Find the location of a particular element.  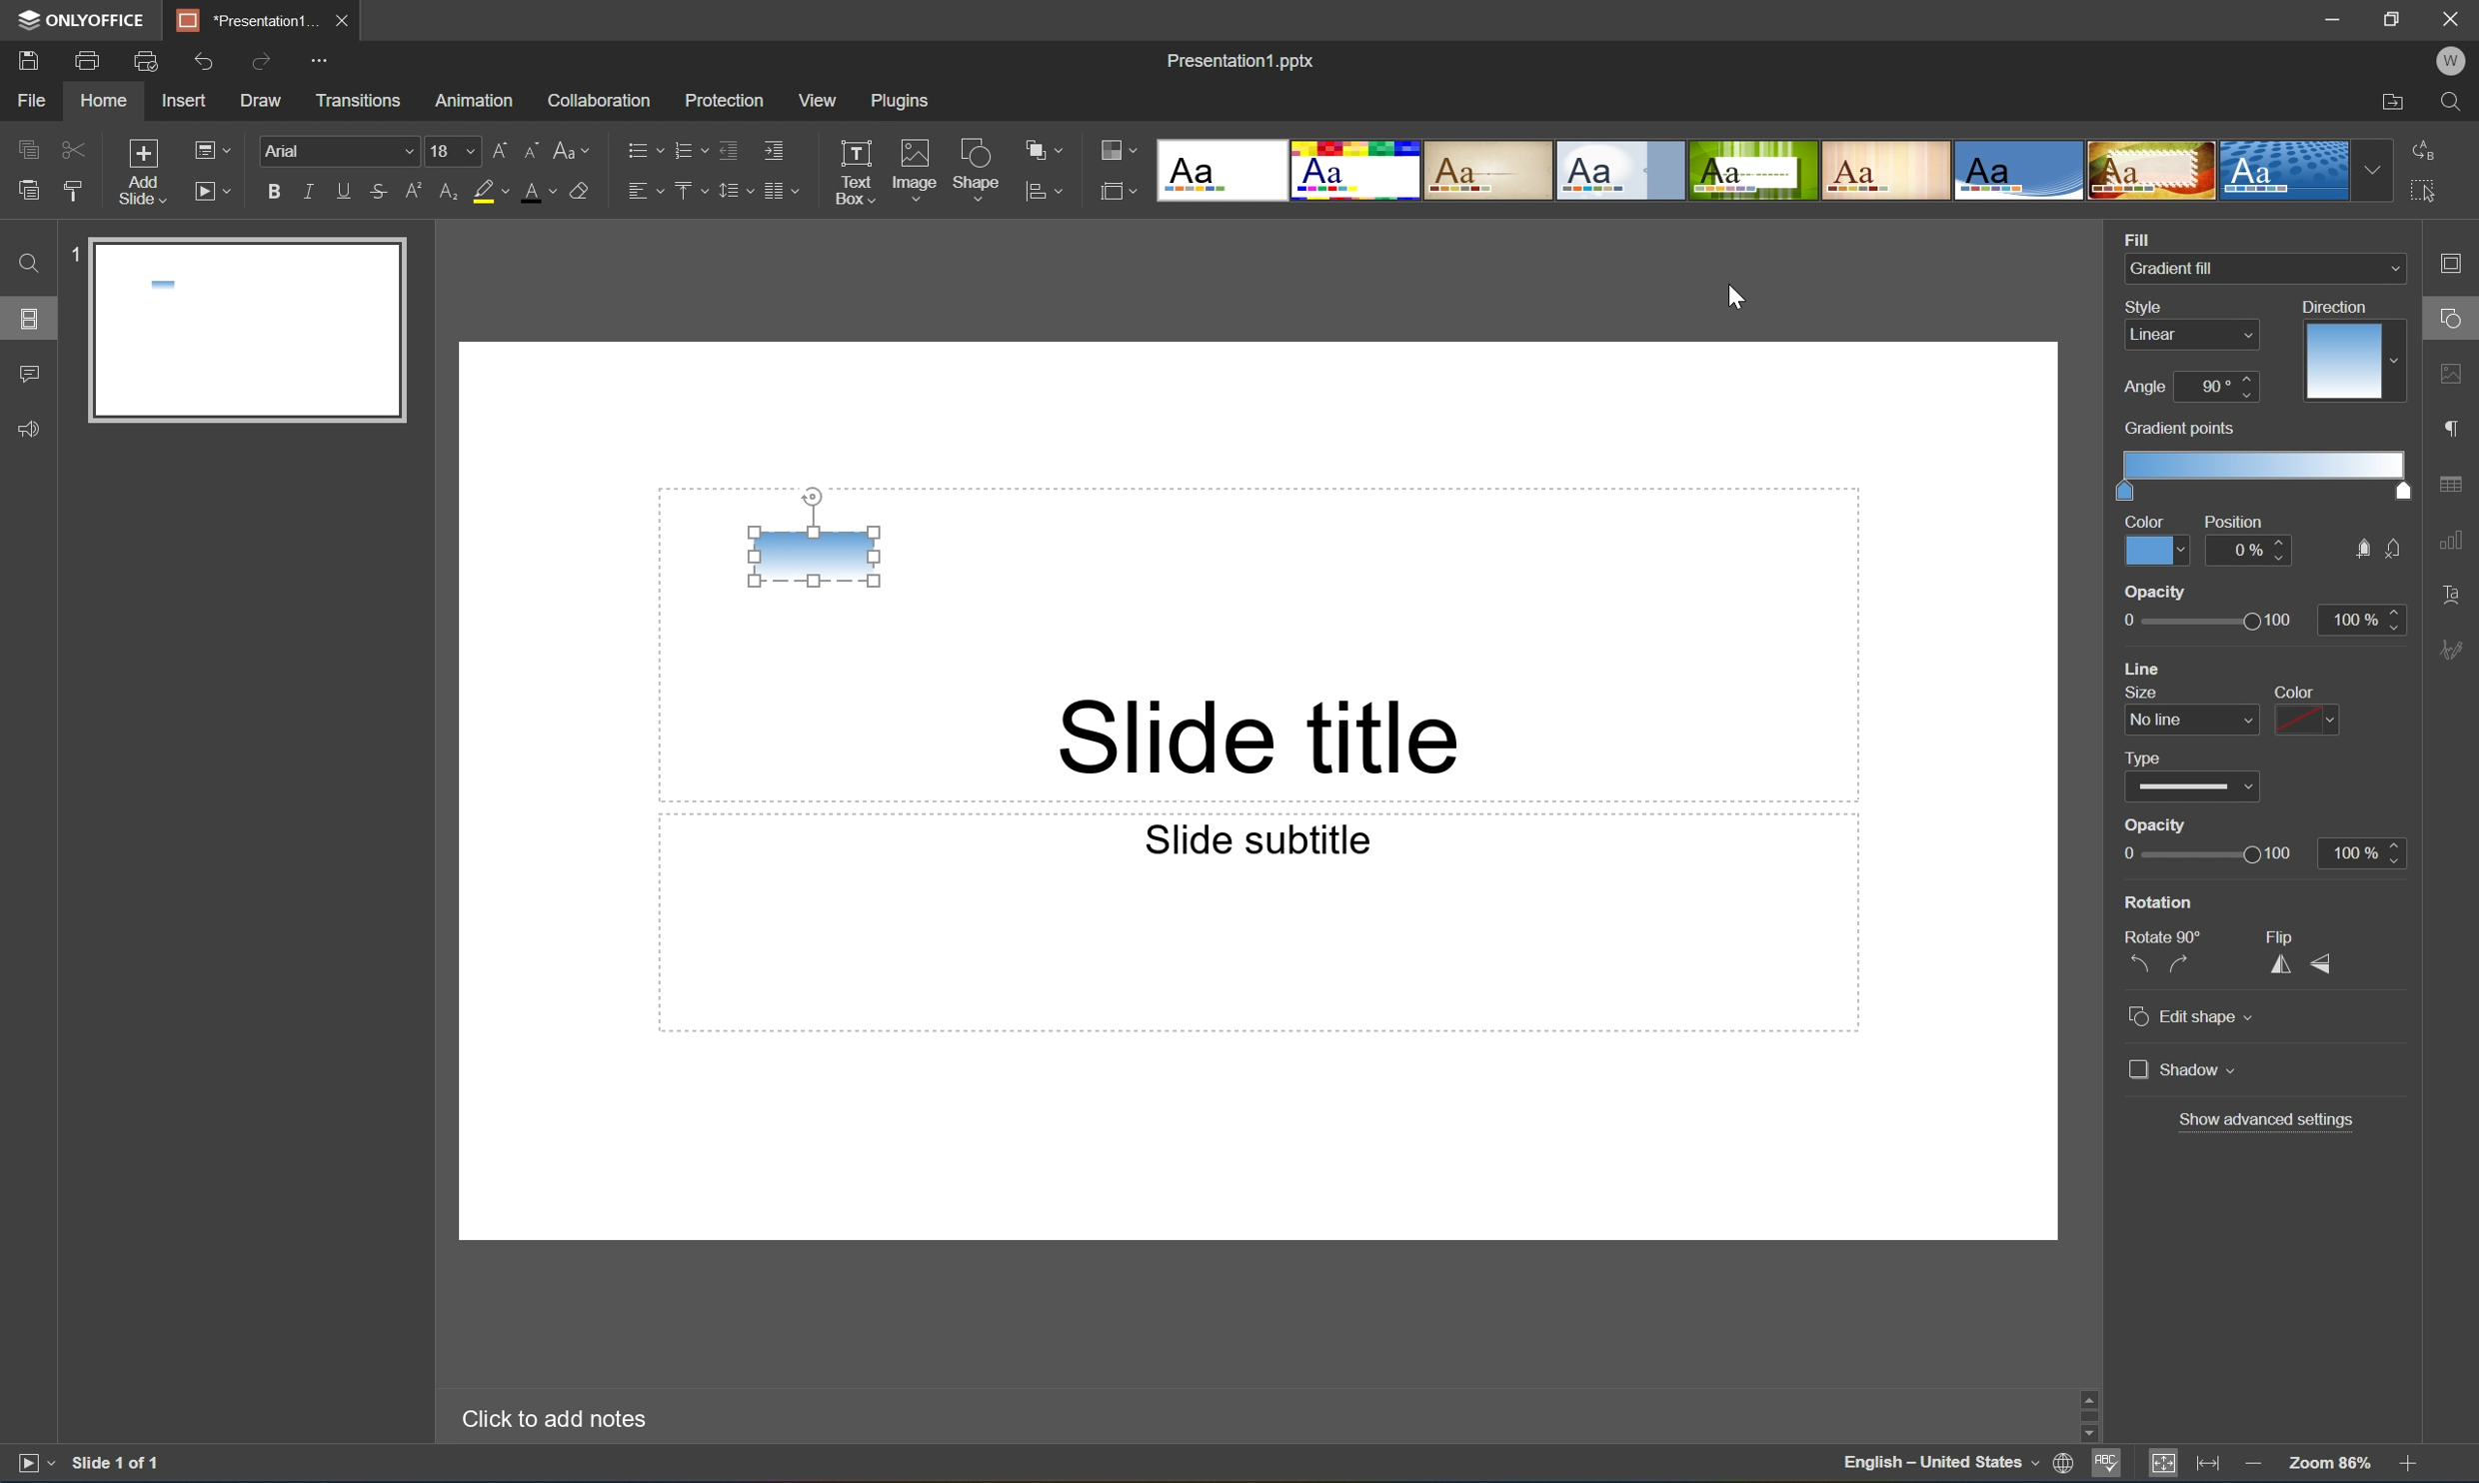

Flip vertically is located at coordinates (2324, 965).